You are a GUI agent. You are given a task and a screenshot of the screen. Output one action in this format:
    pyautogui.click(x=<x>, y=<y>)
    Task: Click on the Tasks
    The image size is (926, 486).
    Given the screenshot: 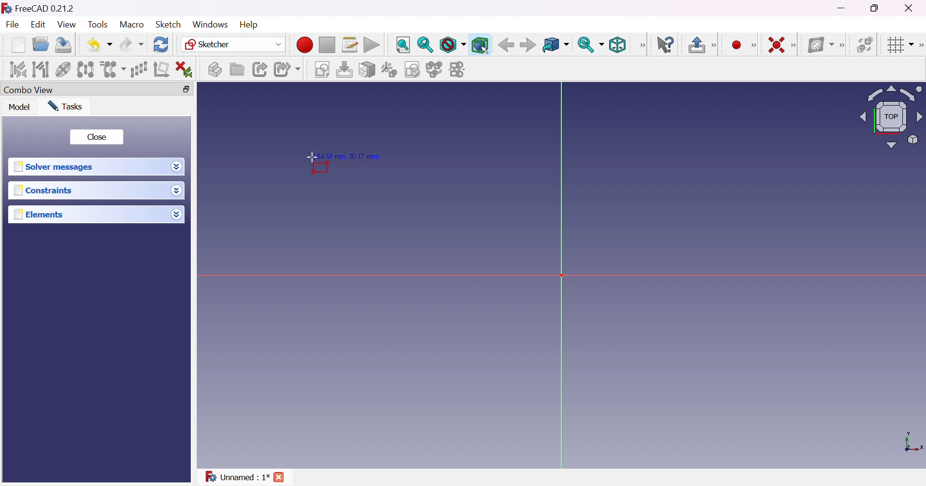 What is the action you would take?
    pyautogui.click(x=65, y=106)
    